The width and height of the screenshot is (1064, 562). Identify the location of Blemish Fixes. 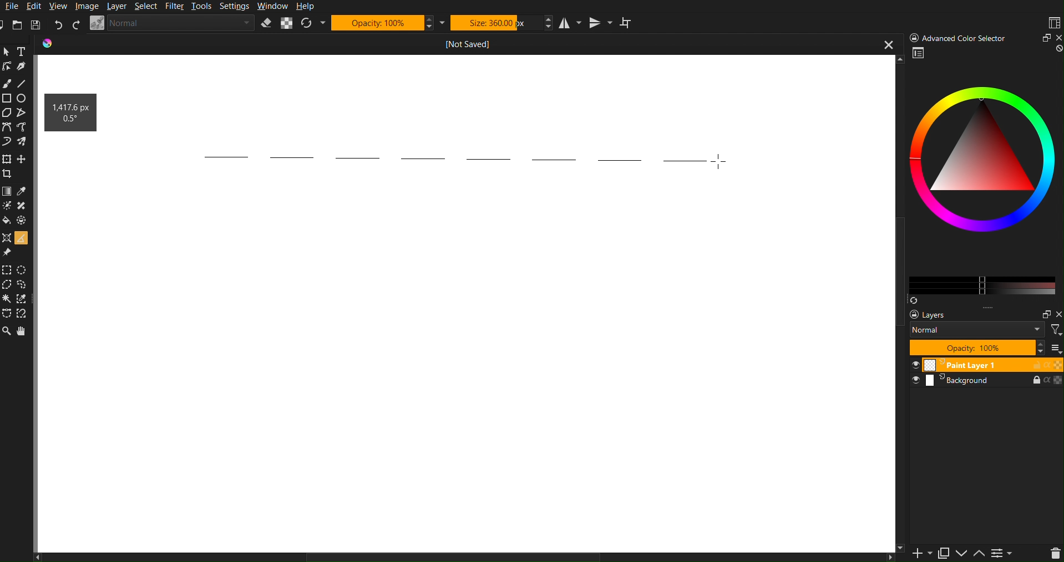
(23, 207).